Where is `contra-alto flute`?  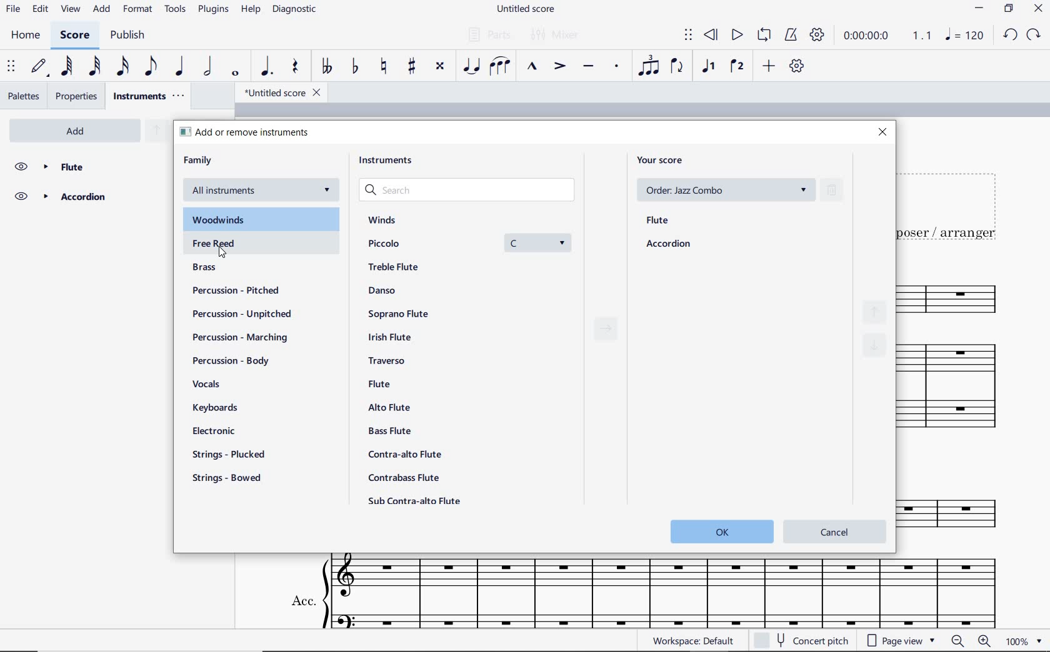
contra-alto flute is located at coordinates (402, 454).